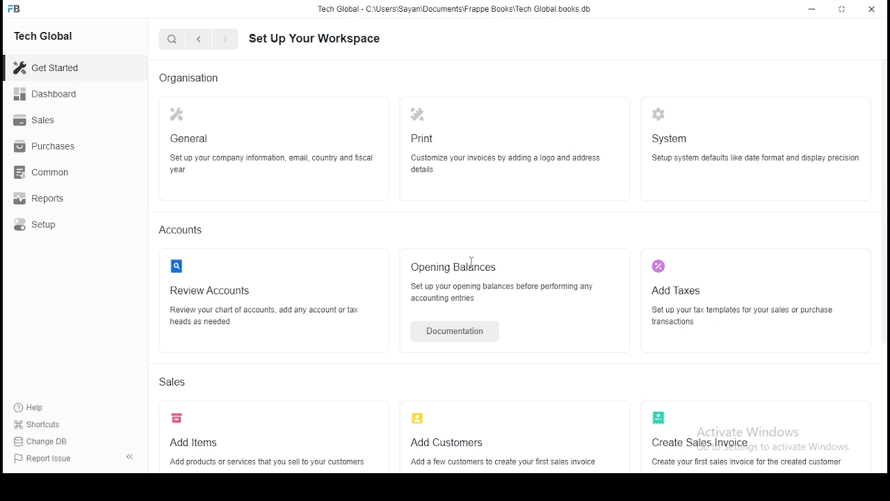 The image size is (890, 501). I want to click on Frappe Books logo, so click(16, 9).